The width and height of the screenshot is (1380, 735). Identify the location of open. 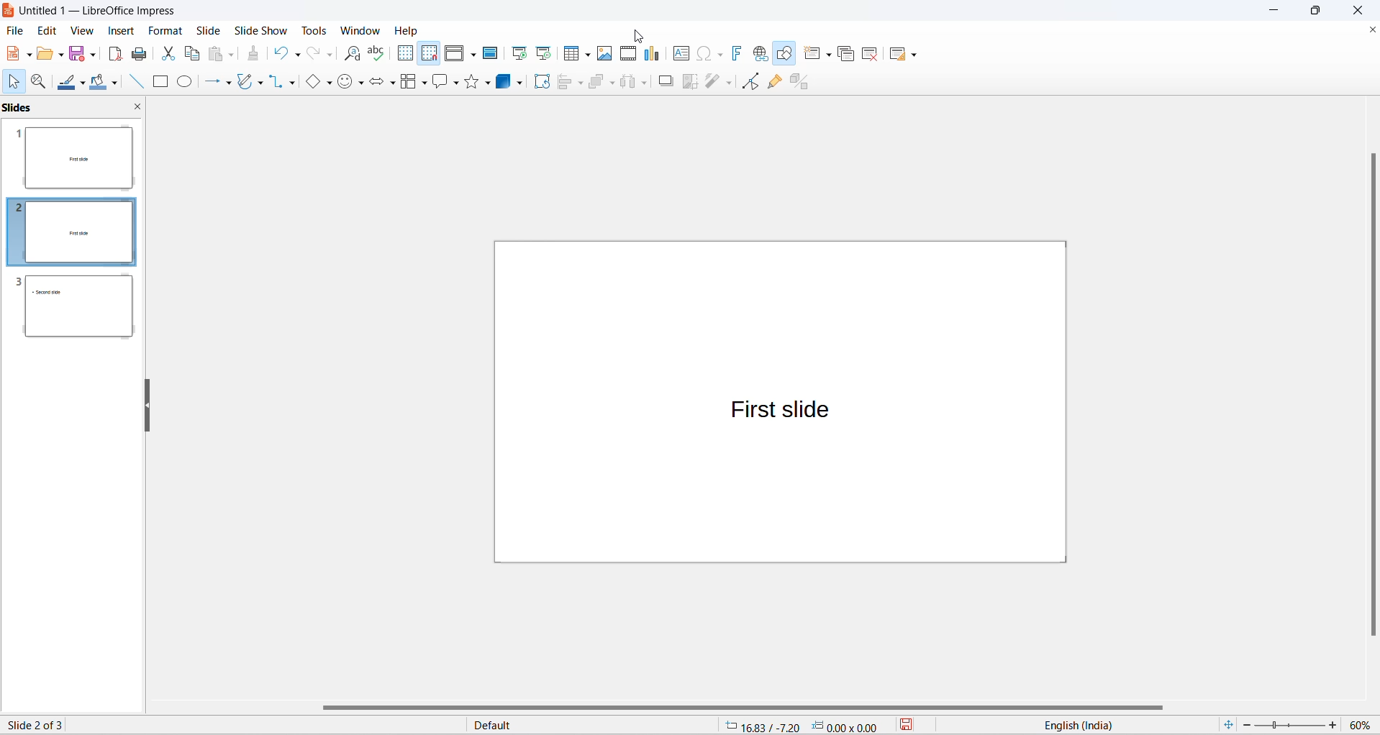
(45, 53).